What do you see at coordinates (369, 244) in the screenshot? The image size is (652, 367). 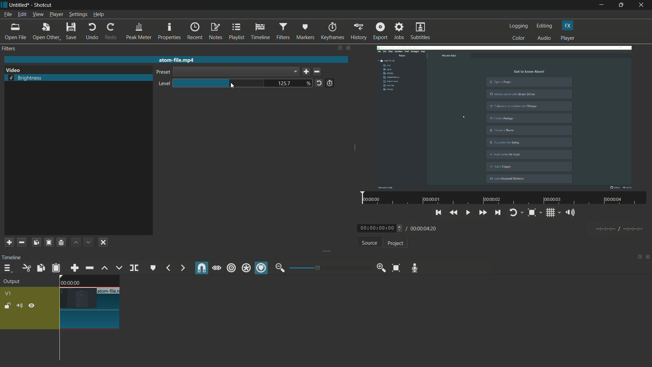 I see `source` at bounding box center [369, 244].